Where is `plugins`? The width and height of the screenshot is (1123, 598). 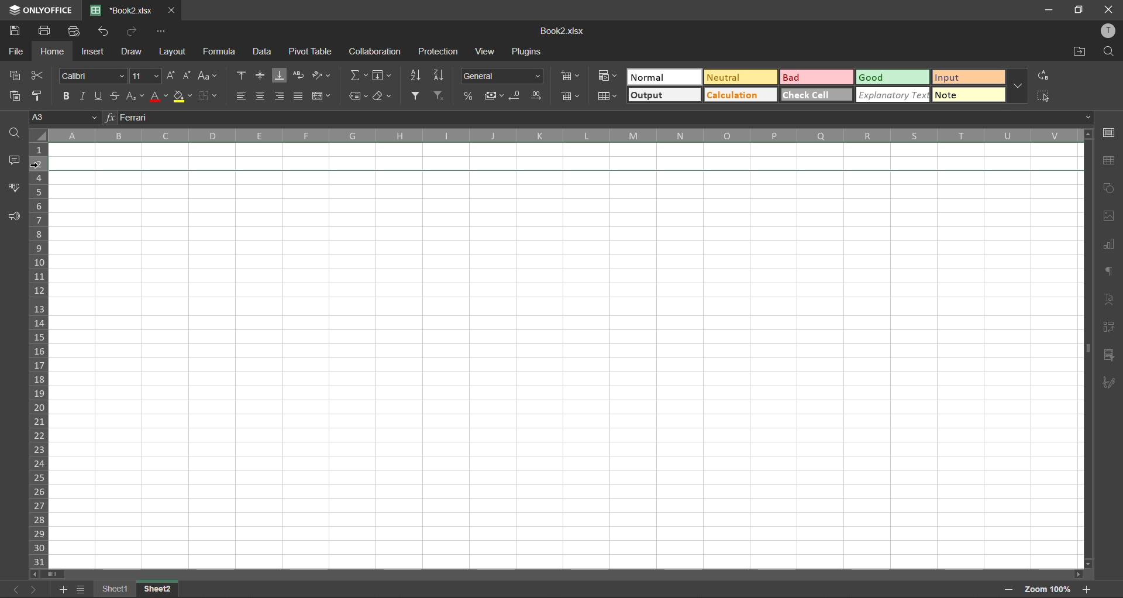 plugins is located at coordinates (525, 50).